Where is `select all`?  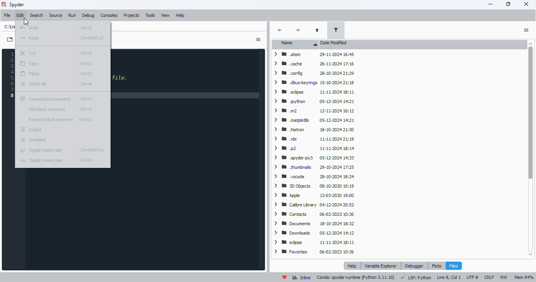 select all is located at coordinates (34, 83).